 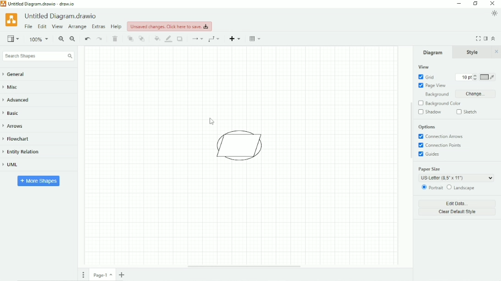 I want to click on Zoom out, so click(x=73, y=39).